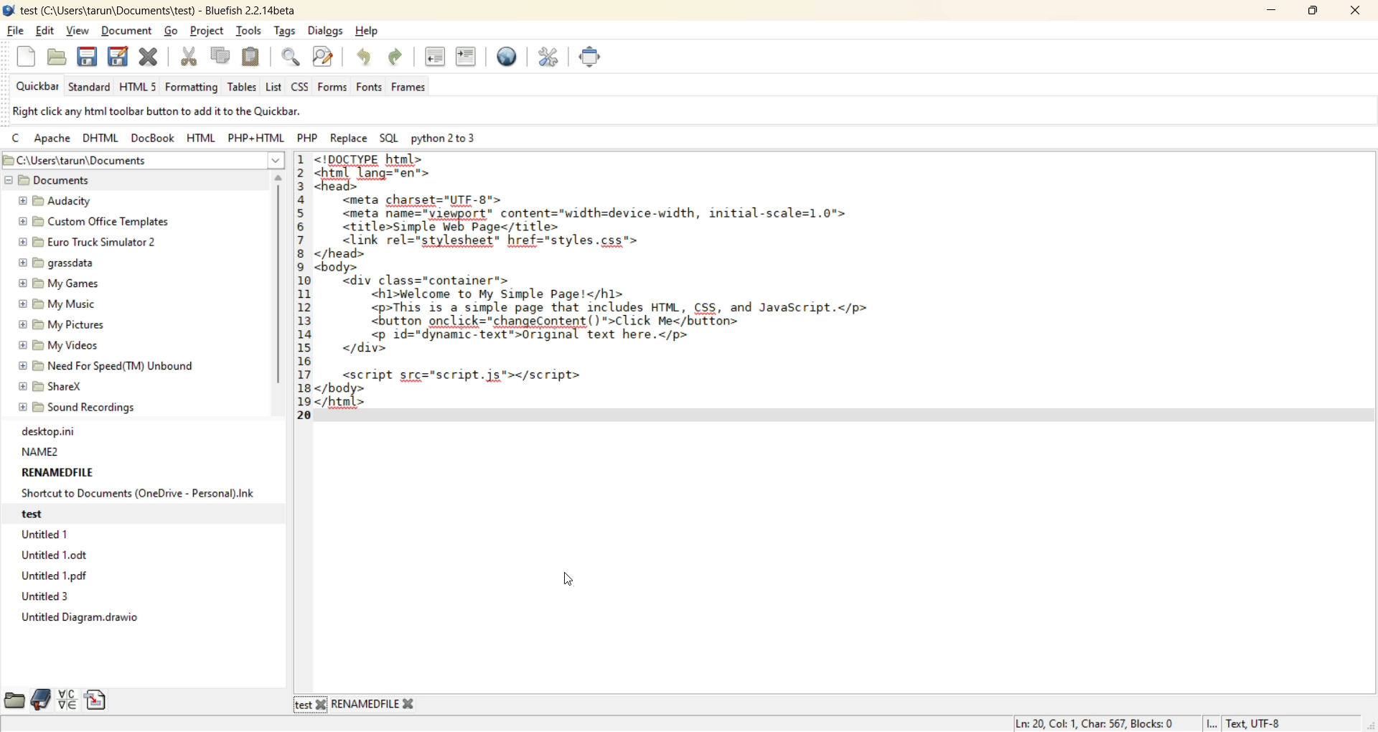 The width and height of the screenshot is (1378, 732). I want to click on css, so click(300, 87).